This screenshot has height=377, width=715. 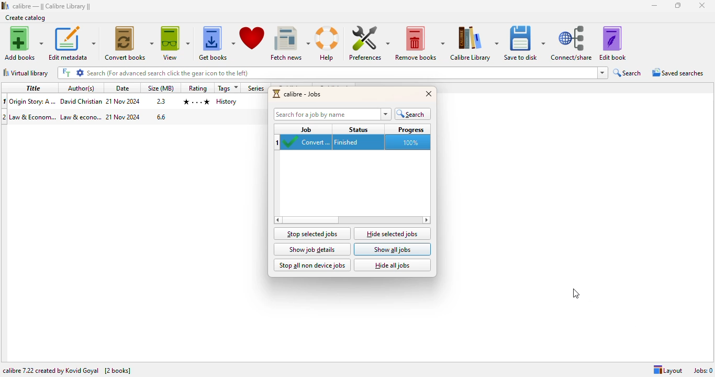 What do you see at coordinates (410, 142) in the screenshot?
I see `100%` at bounding box center [410, 142].